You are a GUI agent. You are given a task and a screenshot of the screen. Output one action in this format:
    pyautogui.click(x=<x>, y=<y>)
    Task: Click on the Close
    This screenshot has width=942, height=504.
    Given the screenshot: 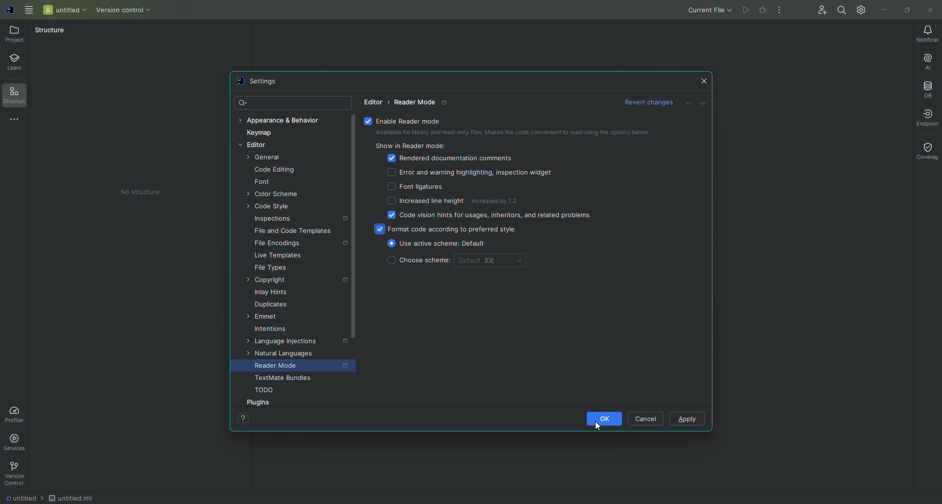 What is the action you would take?
    pyautogui.click(x=932, y=10)
    